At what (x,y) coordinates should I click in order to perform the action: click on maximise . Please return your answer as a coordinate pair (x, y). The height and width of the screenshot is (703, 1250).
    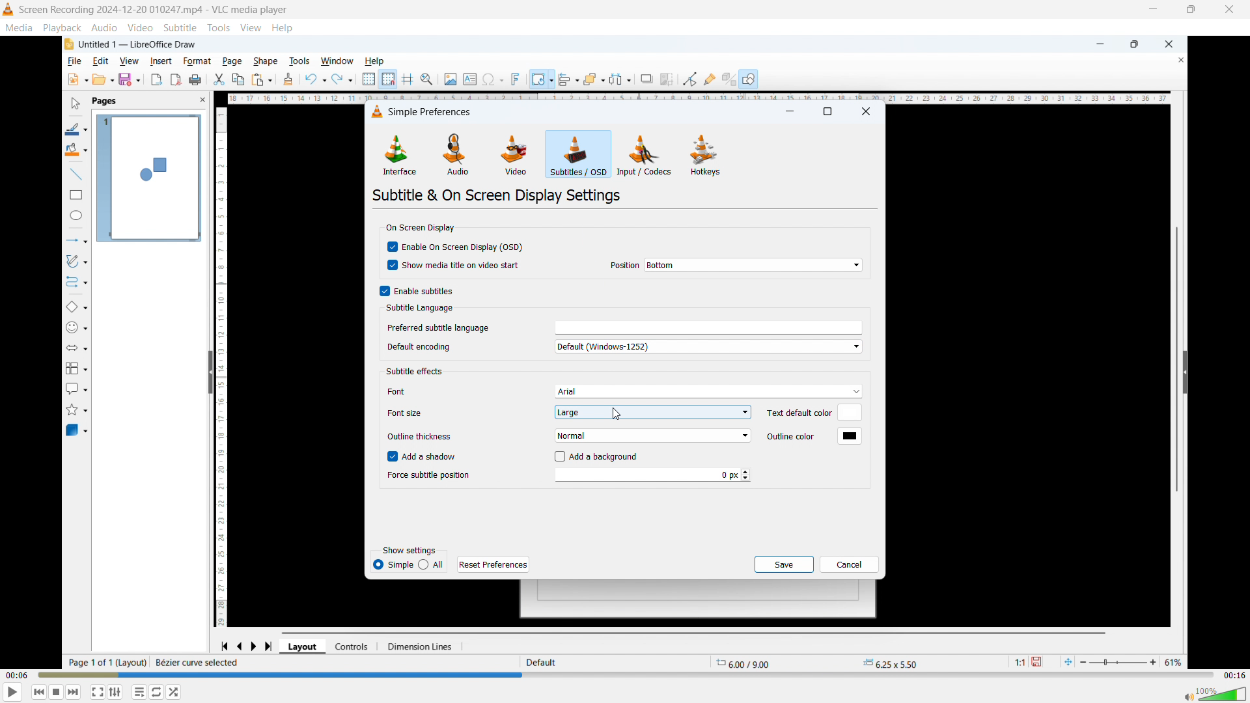
    Looking at the image, I should click on (828, 112).